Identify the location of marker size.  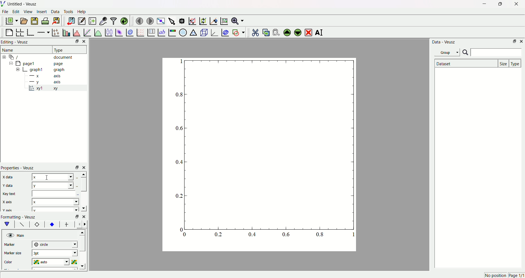
(14, 254).